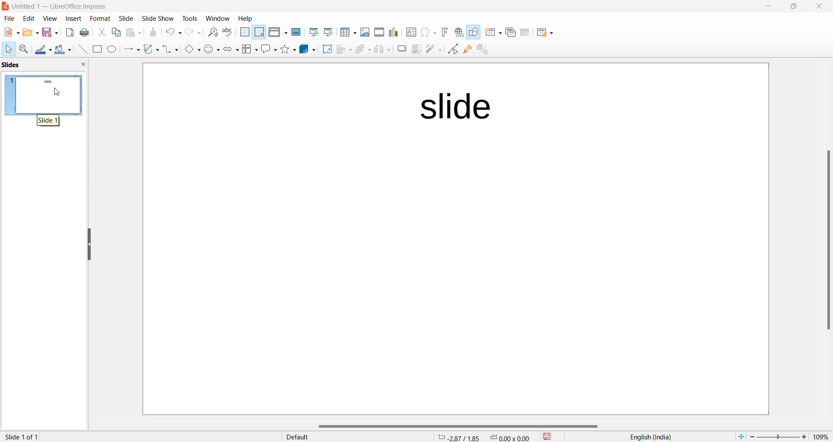  I want to click on Align, so click(342, 50).